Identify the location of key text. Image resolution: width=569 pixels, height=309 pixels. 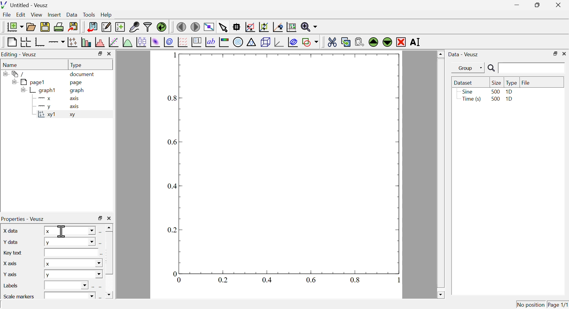
(14, 252).